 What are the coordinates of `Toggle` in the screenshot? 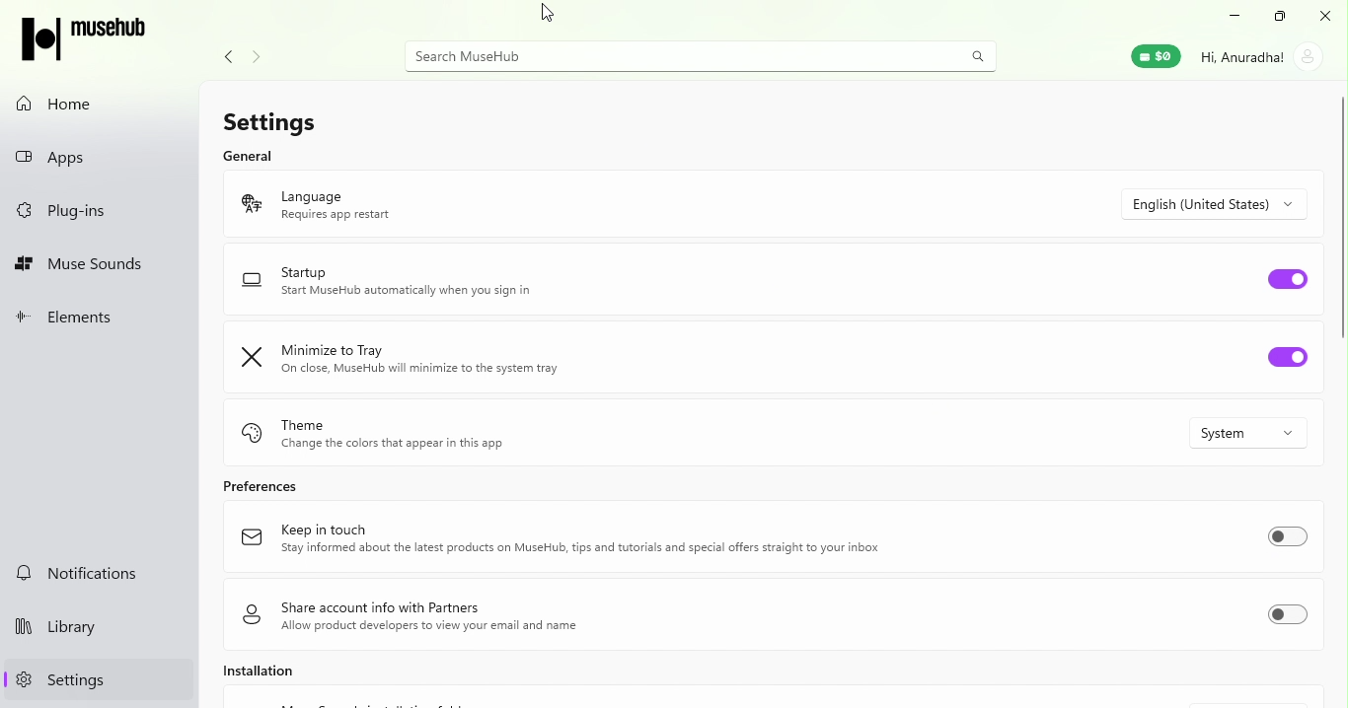 It's located at (1294, 278).